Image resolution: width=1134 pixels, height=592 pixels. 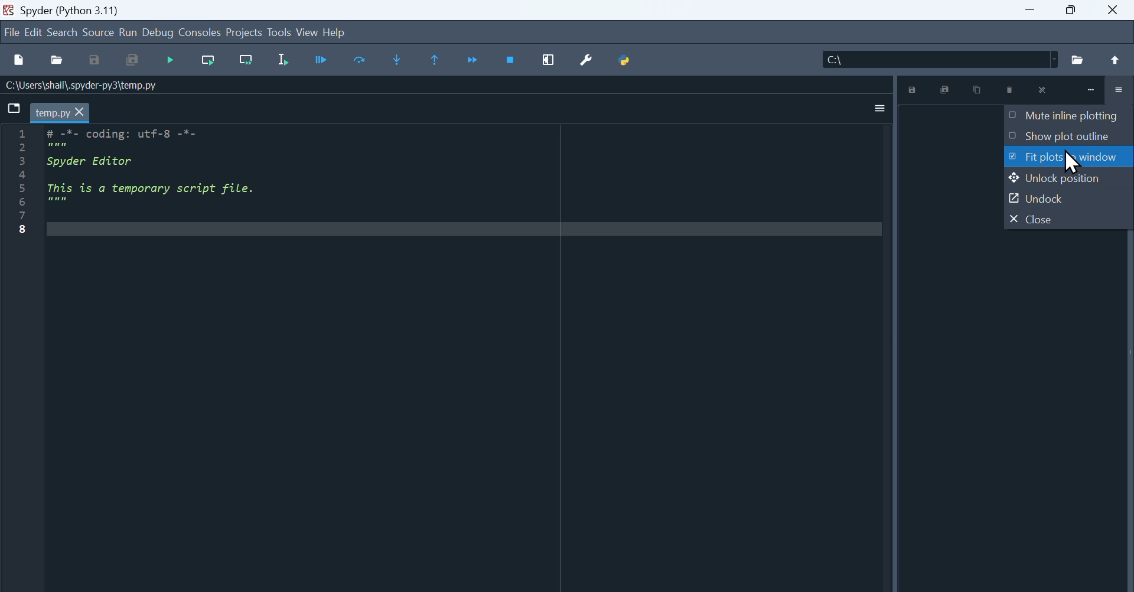 I want to click on save, so click(x=92, y=60).